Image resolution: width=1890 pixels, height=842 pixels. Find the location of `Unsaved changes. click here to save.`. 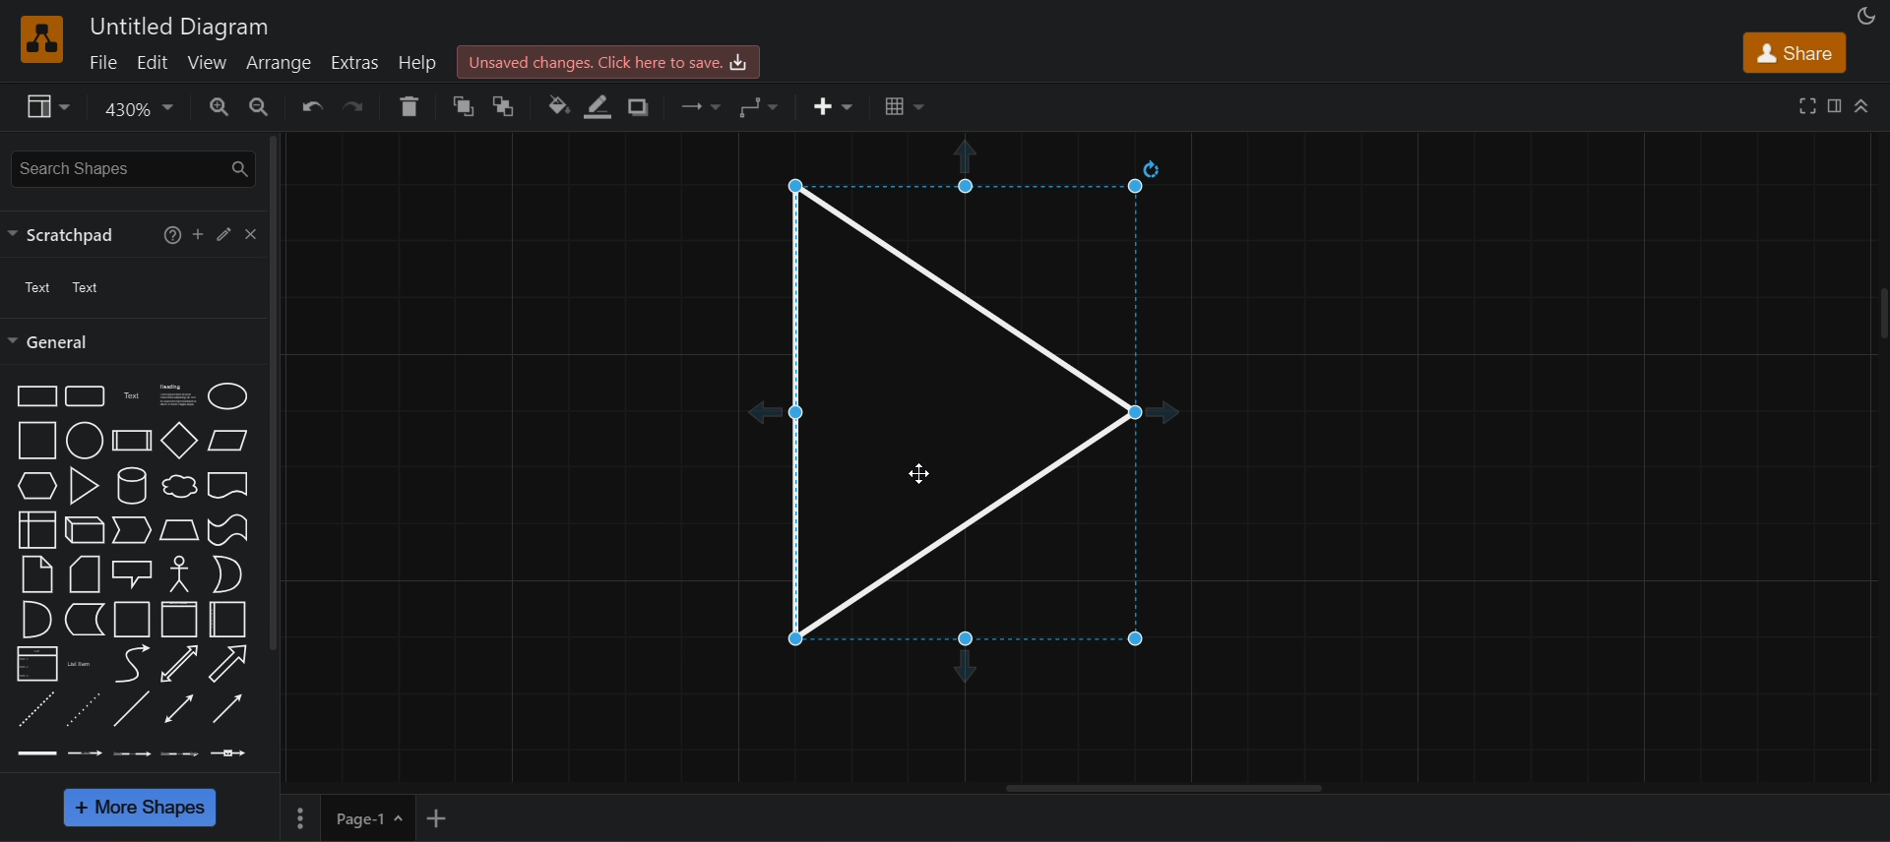

Unsaved changes. click here to save. is located at coordinates (610, 60).